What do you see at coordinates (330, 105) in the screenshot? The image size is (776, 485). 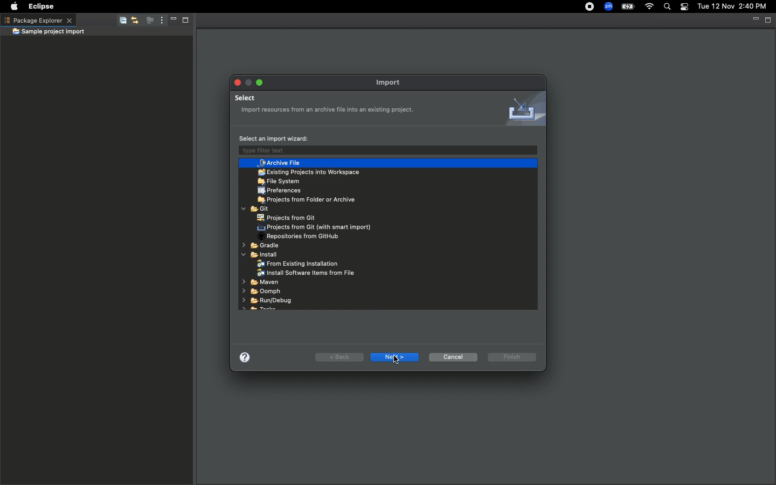 I see `Select` at bounding box center [330, 105].